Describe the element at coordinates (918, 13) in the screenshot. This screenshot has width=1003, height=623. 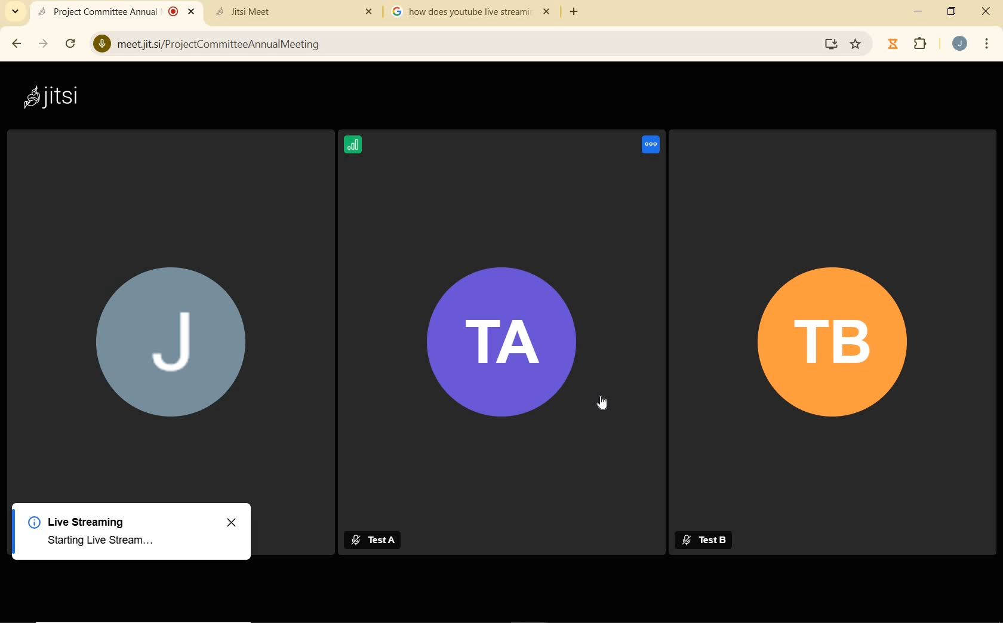
I see `minimize` at that location.